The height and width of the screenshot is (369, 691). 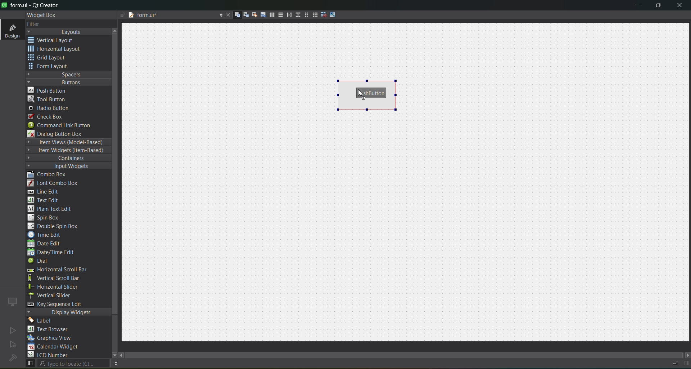 What do you see at coordinates (659, 6) in the screenshot?
I see `maximize` at bounding box center [659, 6].